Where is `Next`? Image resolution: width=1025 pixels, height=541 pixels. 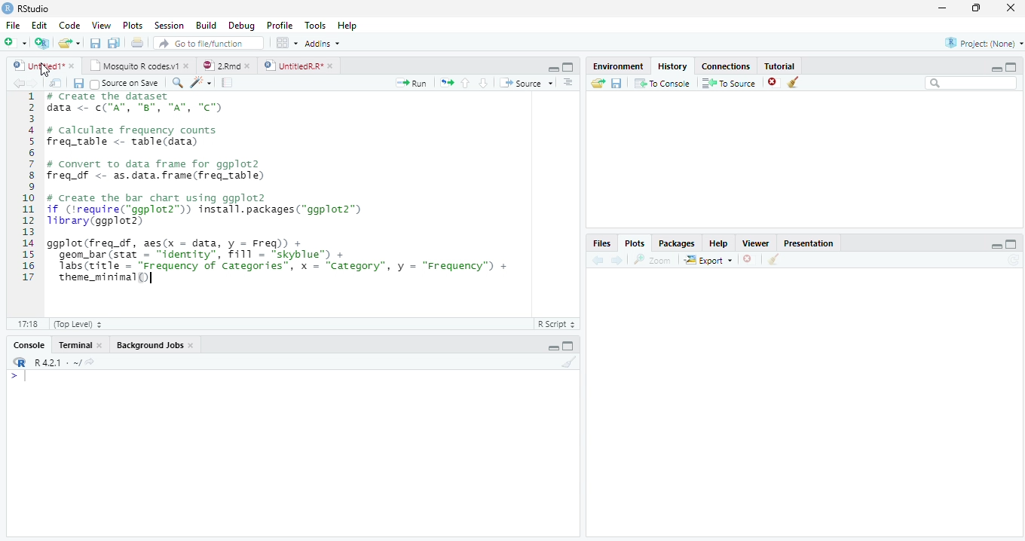
Next is located at coordinates (618, 259).